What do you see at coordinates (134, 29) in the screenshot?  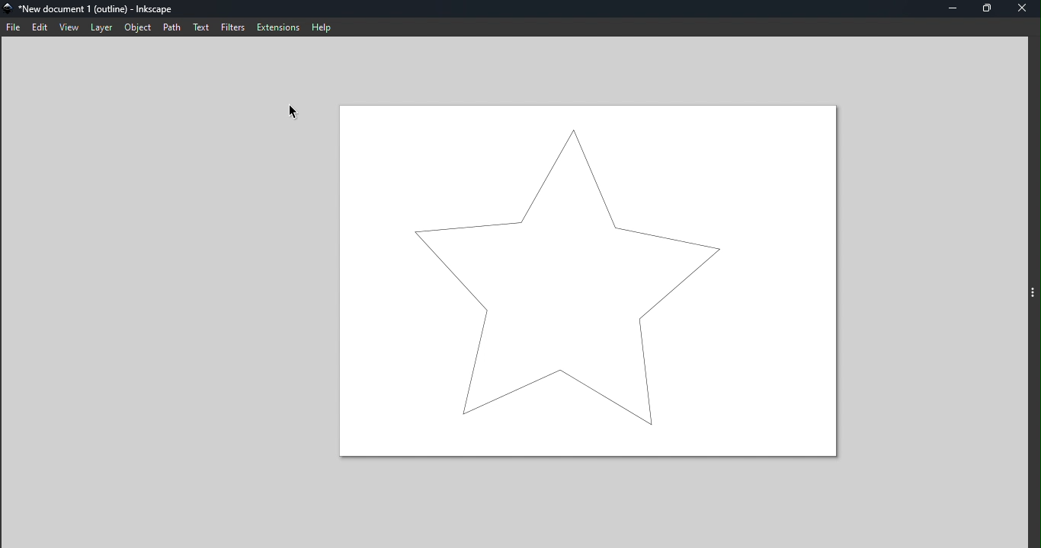 I see `Object` at bounding box center [134, 29].